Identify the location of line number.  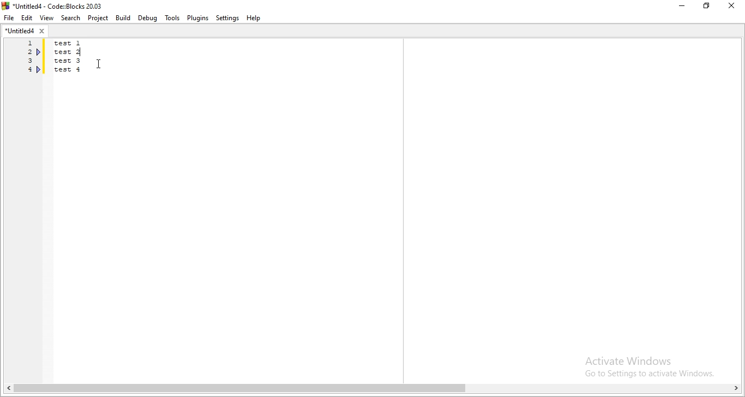
(27, 58).